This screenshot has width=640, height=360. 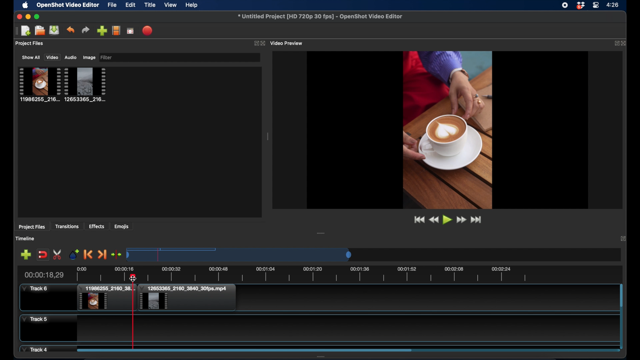 What do you see at coordinates (330, 273) in the screenshot?
I see `timeline` at bounding box center [330, 273].